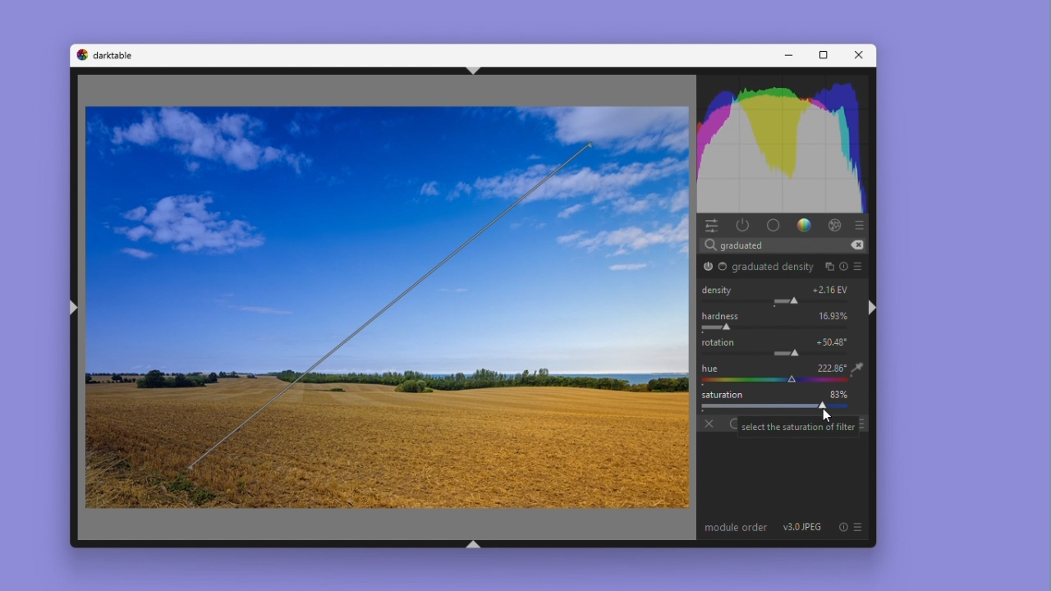 This screenshot has height=591, width=1051. What do you see at coordinates (862, 223) in the screenshot?
I see `presets` at bounding box center [862, 223].